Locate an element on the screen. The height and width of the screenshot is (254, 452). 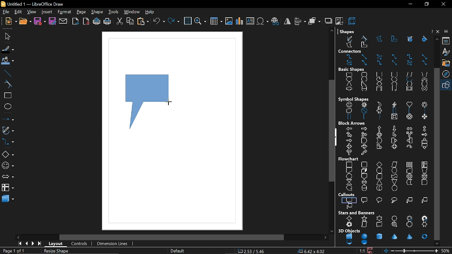
data is located at coordinates (394, 165).